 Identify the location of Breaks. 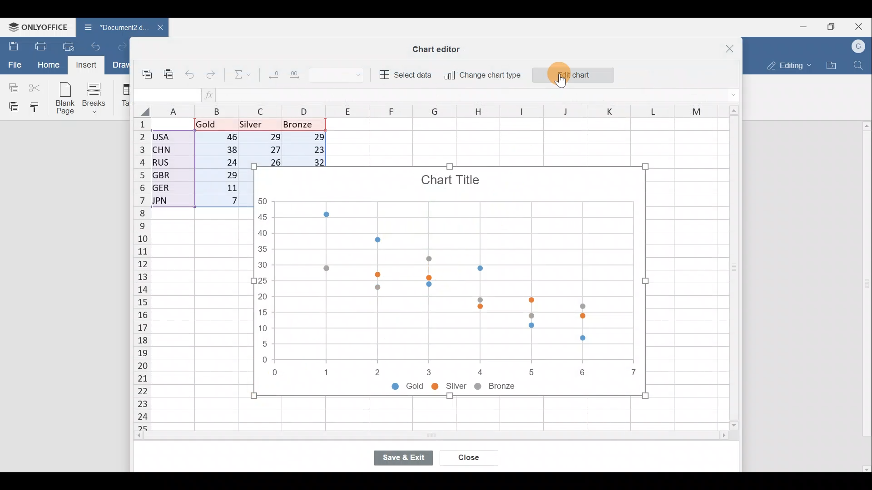
(99, 97).